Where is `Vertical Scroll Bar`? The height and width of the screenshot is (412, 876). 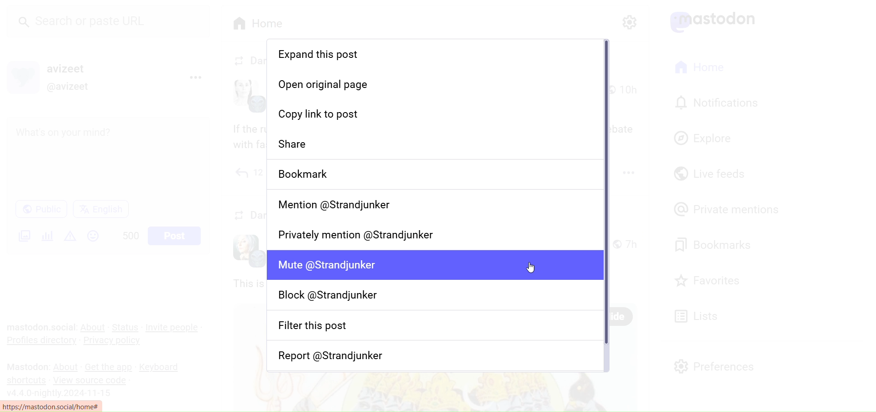 Vertical Scroll Bar is located at coordinates (610, 207).